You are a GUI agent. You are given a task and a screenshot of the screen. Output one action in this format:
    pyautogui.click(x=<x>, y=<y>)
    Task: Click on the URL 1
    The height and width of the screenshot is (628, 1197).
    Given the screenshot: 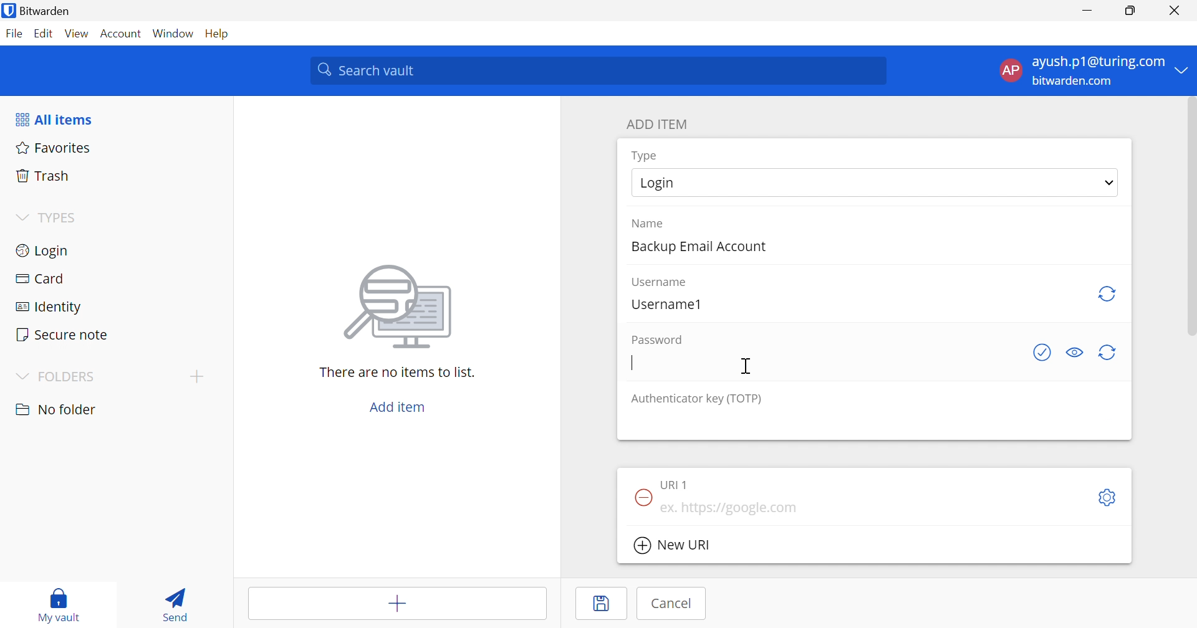 What is the action you would take?
    pyautogui.click(x=675, y=485)
    